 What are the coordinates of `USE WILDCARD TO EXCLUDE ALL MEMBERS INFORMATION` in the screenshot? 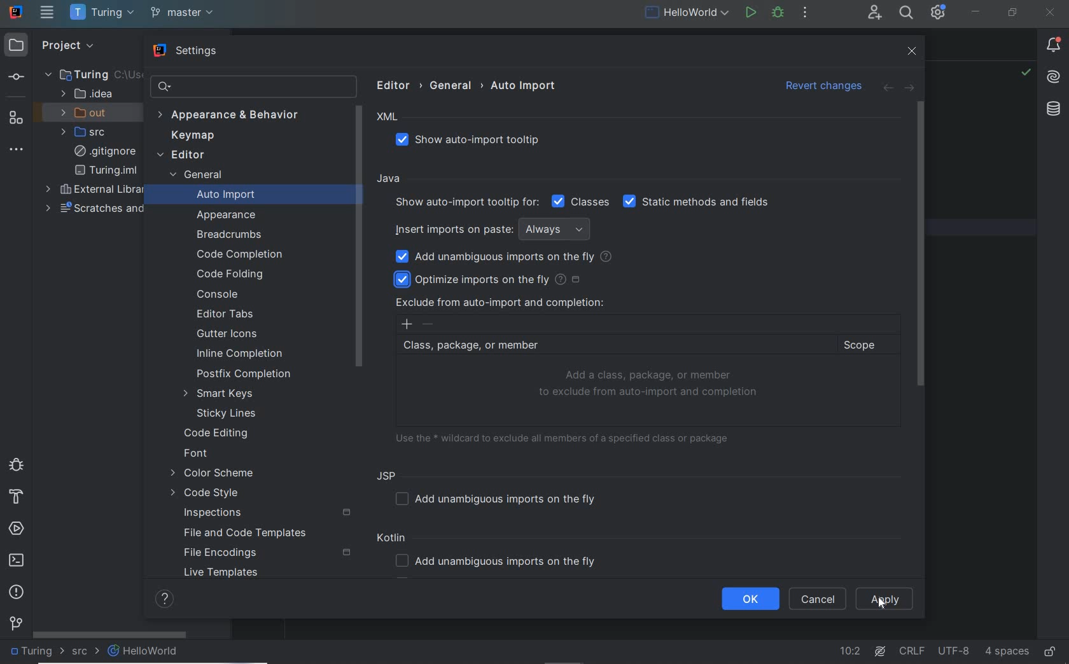 It's located at (567, 437).